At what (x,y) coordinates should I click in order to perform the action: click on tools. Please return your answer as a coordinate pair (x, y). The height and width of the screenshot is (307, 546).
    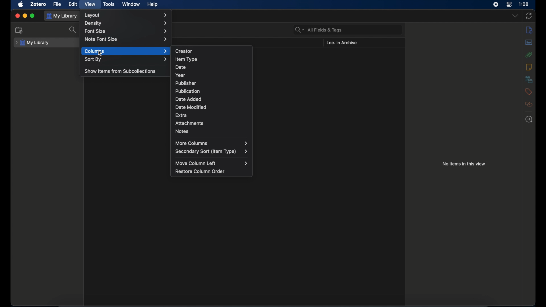
    Looking at the image, I should click on (109, 5).